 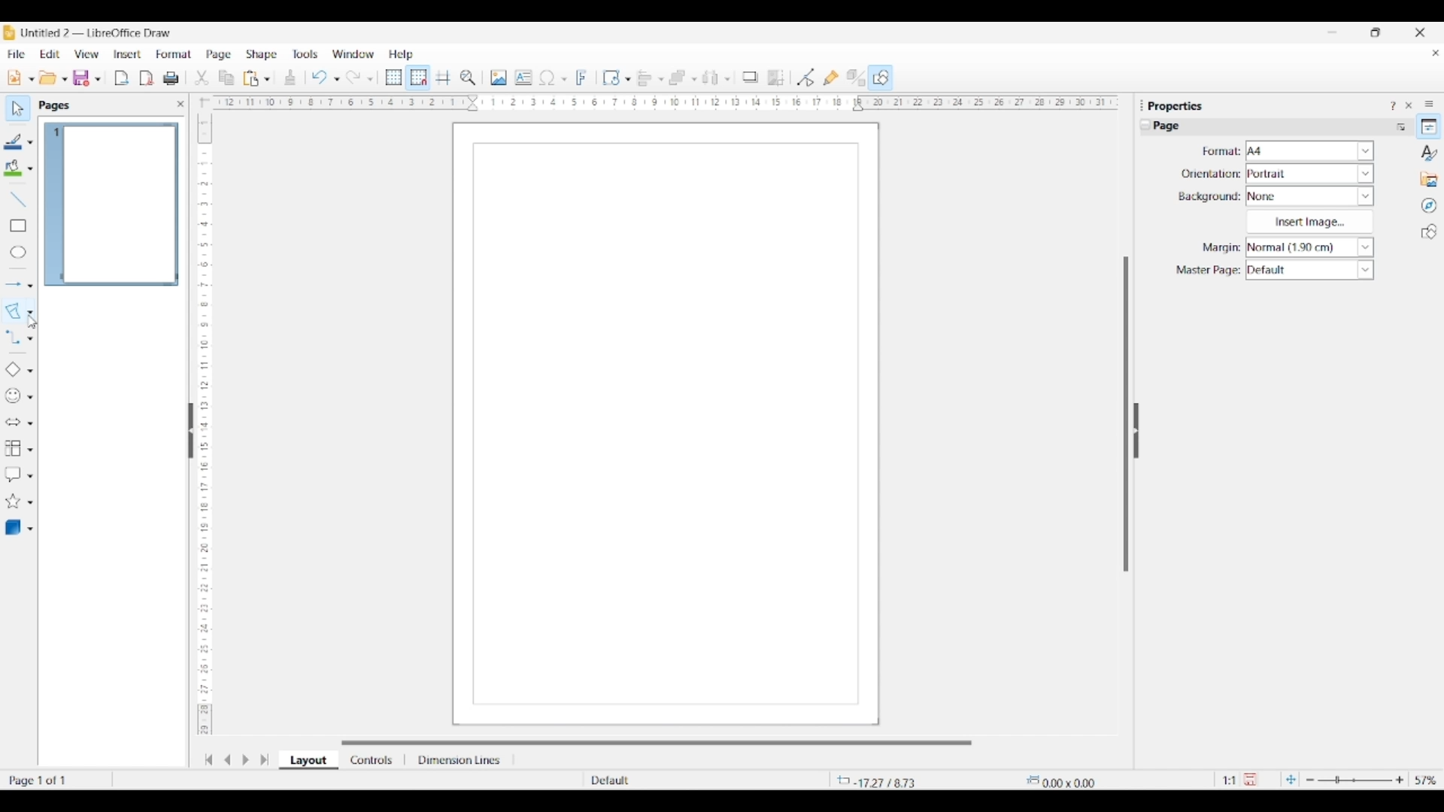 I want to click on Print, so click(x=171, y=78).